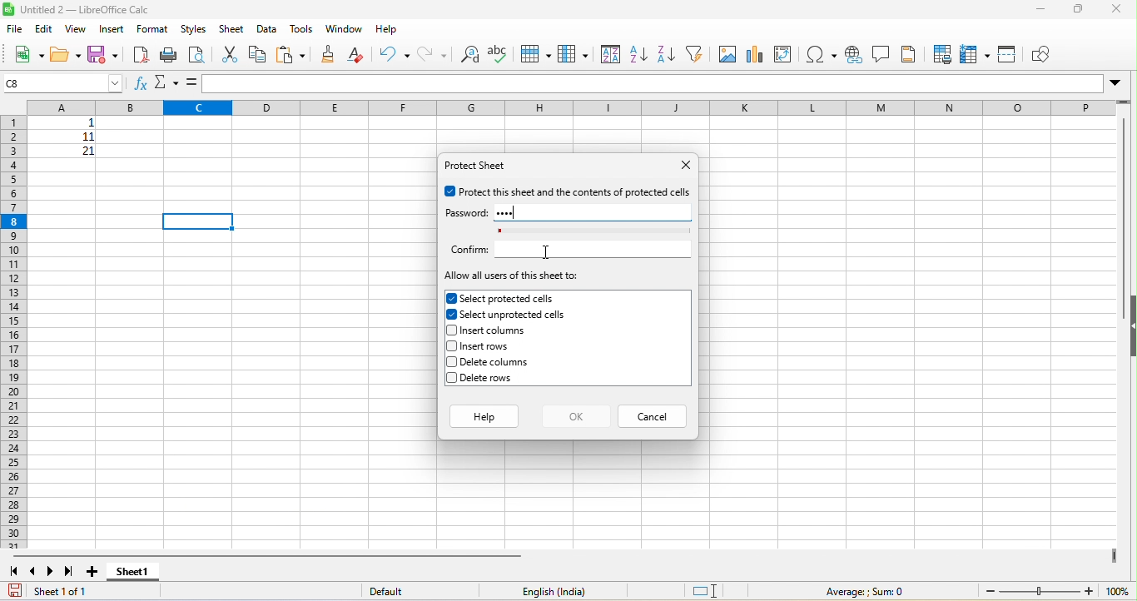  I want to click on sheet 1 of 1, so click(65, 592).